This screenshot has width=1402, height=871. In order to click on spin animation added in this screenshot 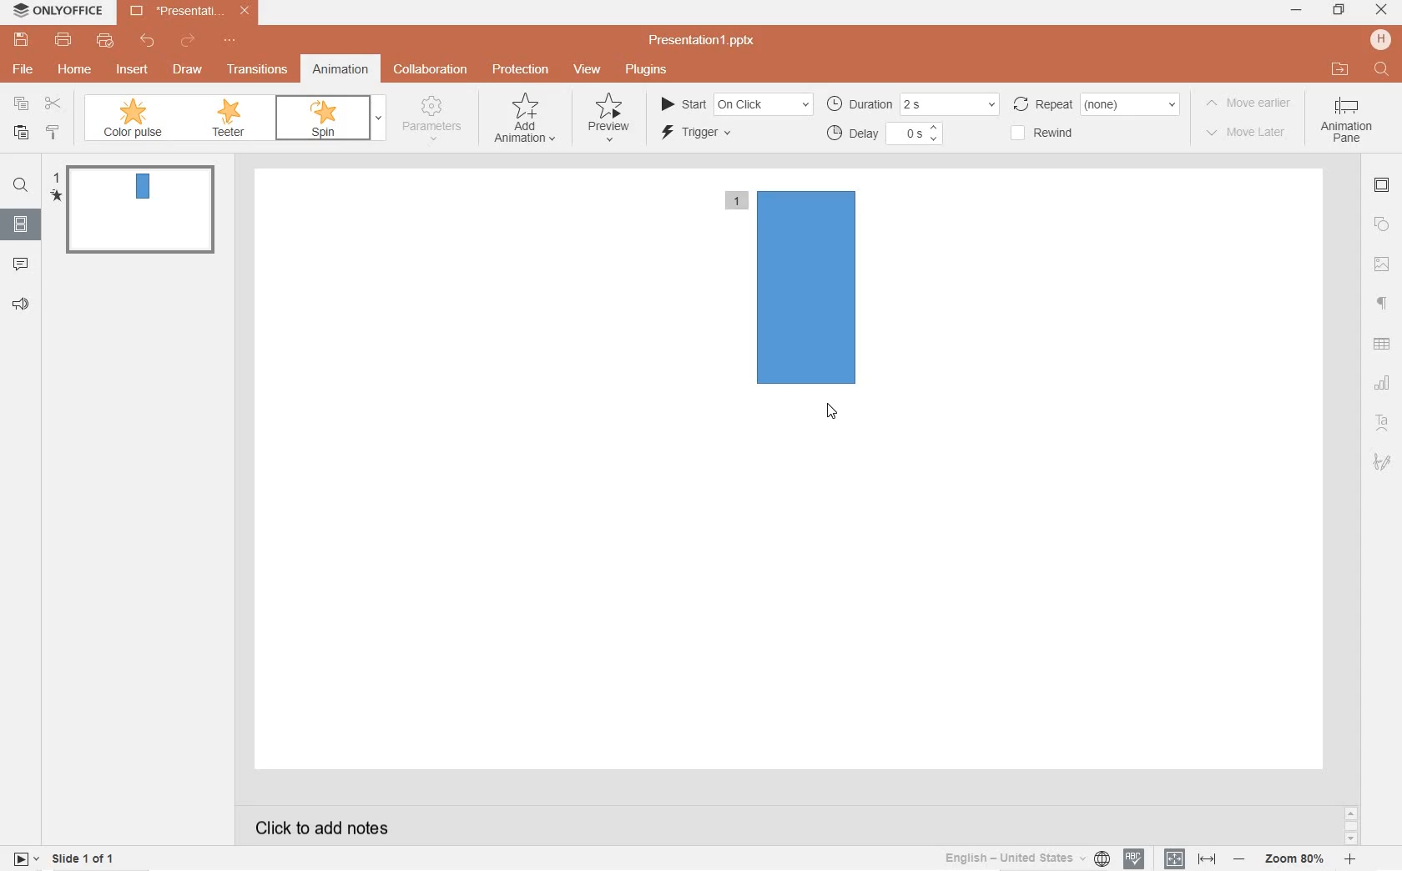, I will do `click(795, 285)`.